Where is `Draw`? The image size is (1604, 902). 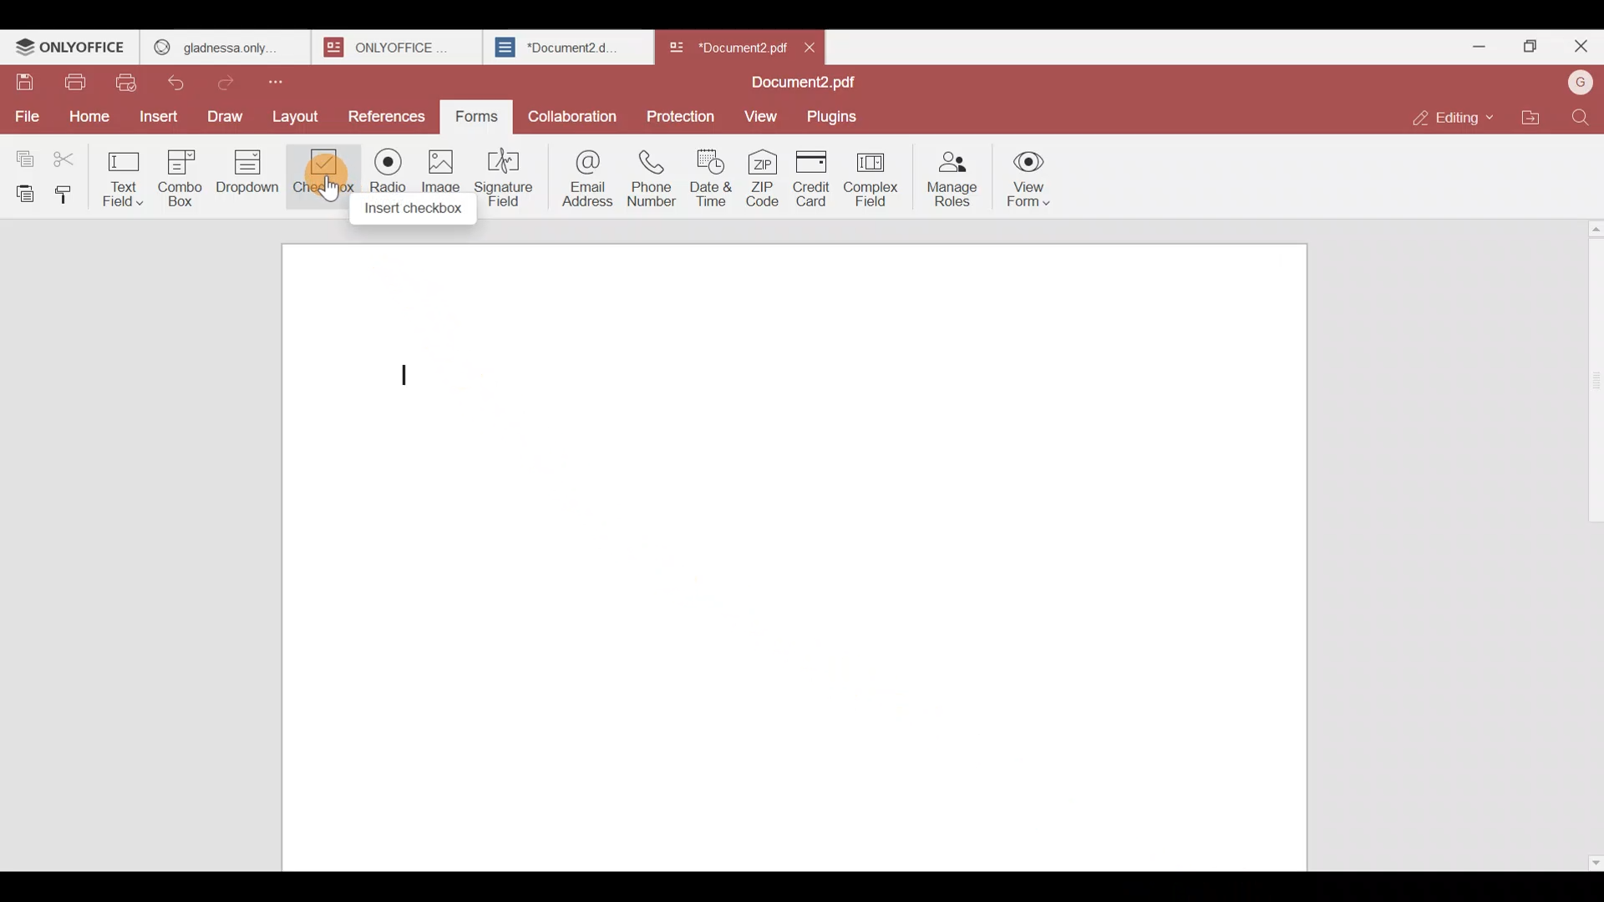
Draw is located at coordinates (230, 114).